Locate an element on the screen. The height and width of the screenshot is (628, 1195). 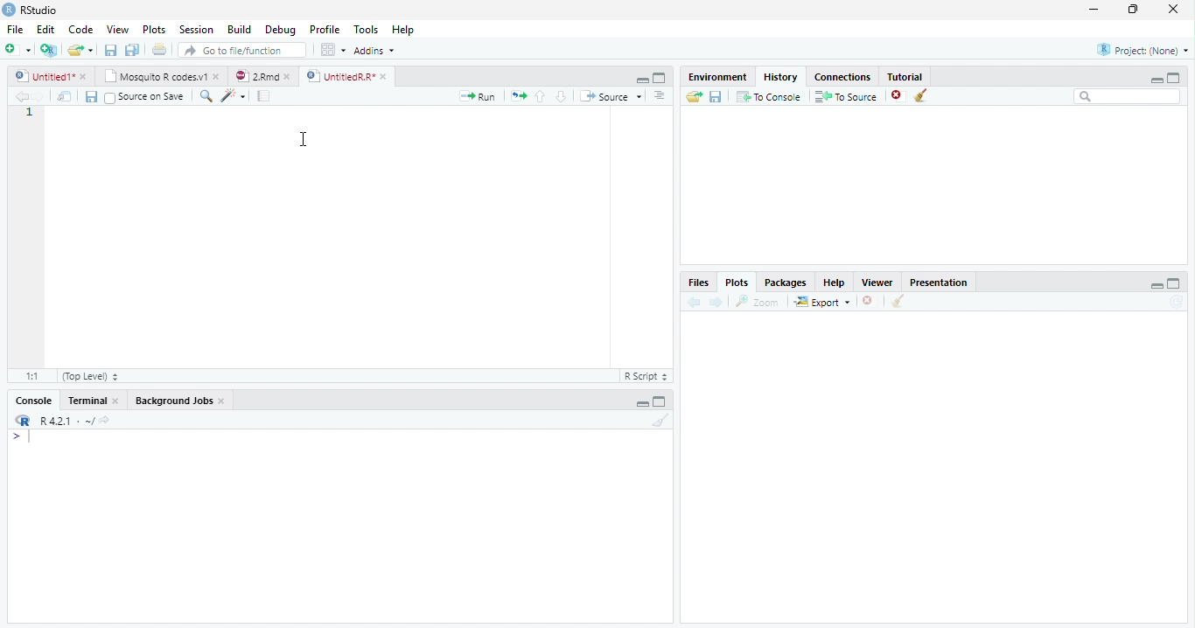
Re-run is located at coordinates (517, 96).